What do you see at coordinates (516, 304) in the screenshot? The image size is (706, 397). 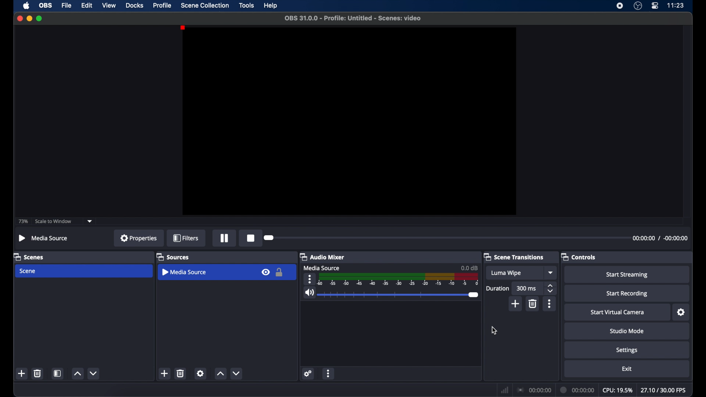 I see `add` at bounding box center [516, 304].